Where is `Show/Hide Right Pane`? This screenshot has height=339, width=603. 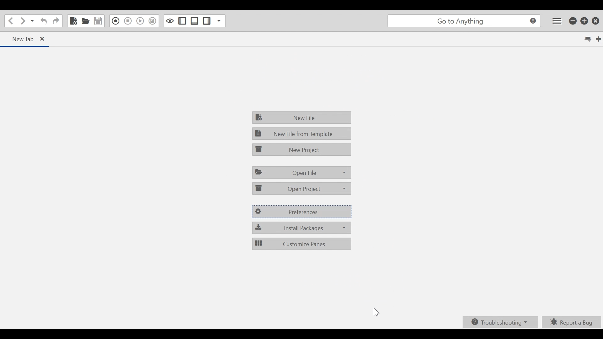 Show/Hide Right Pane is located at coordinates (182, 21).